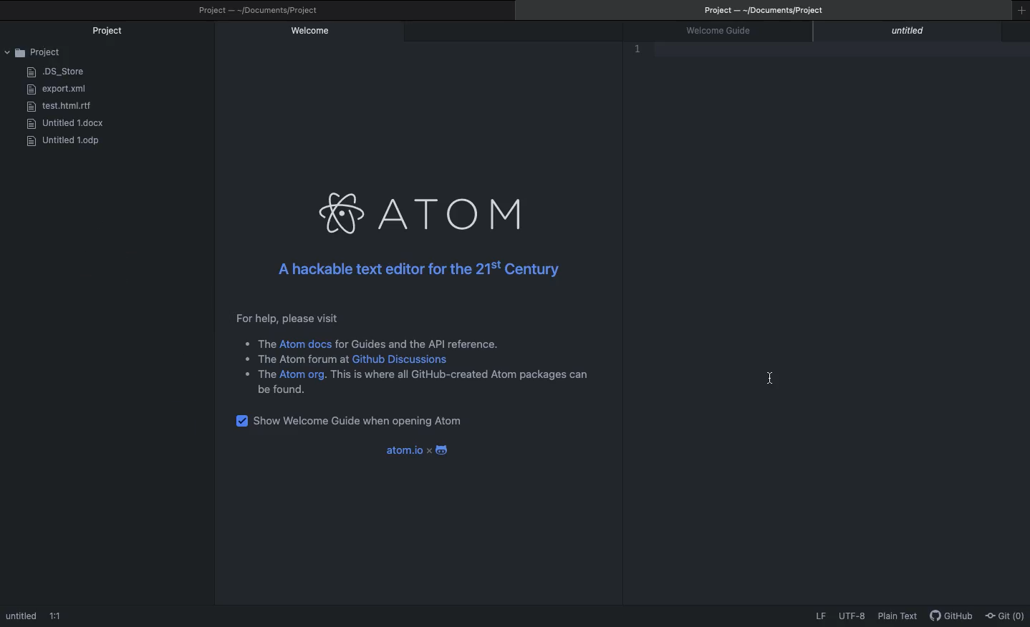  What do you see at coordinates (822, 613) in the screenshot?
I see `LF` at bounding box center [822, 613].